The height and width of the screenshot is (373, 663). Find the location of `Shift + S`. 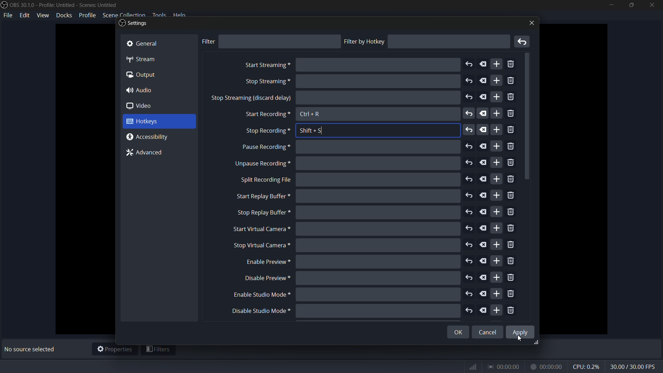

Shift + S is located at coordinates (310, 131).